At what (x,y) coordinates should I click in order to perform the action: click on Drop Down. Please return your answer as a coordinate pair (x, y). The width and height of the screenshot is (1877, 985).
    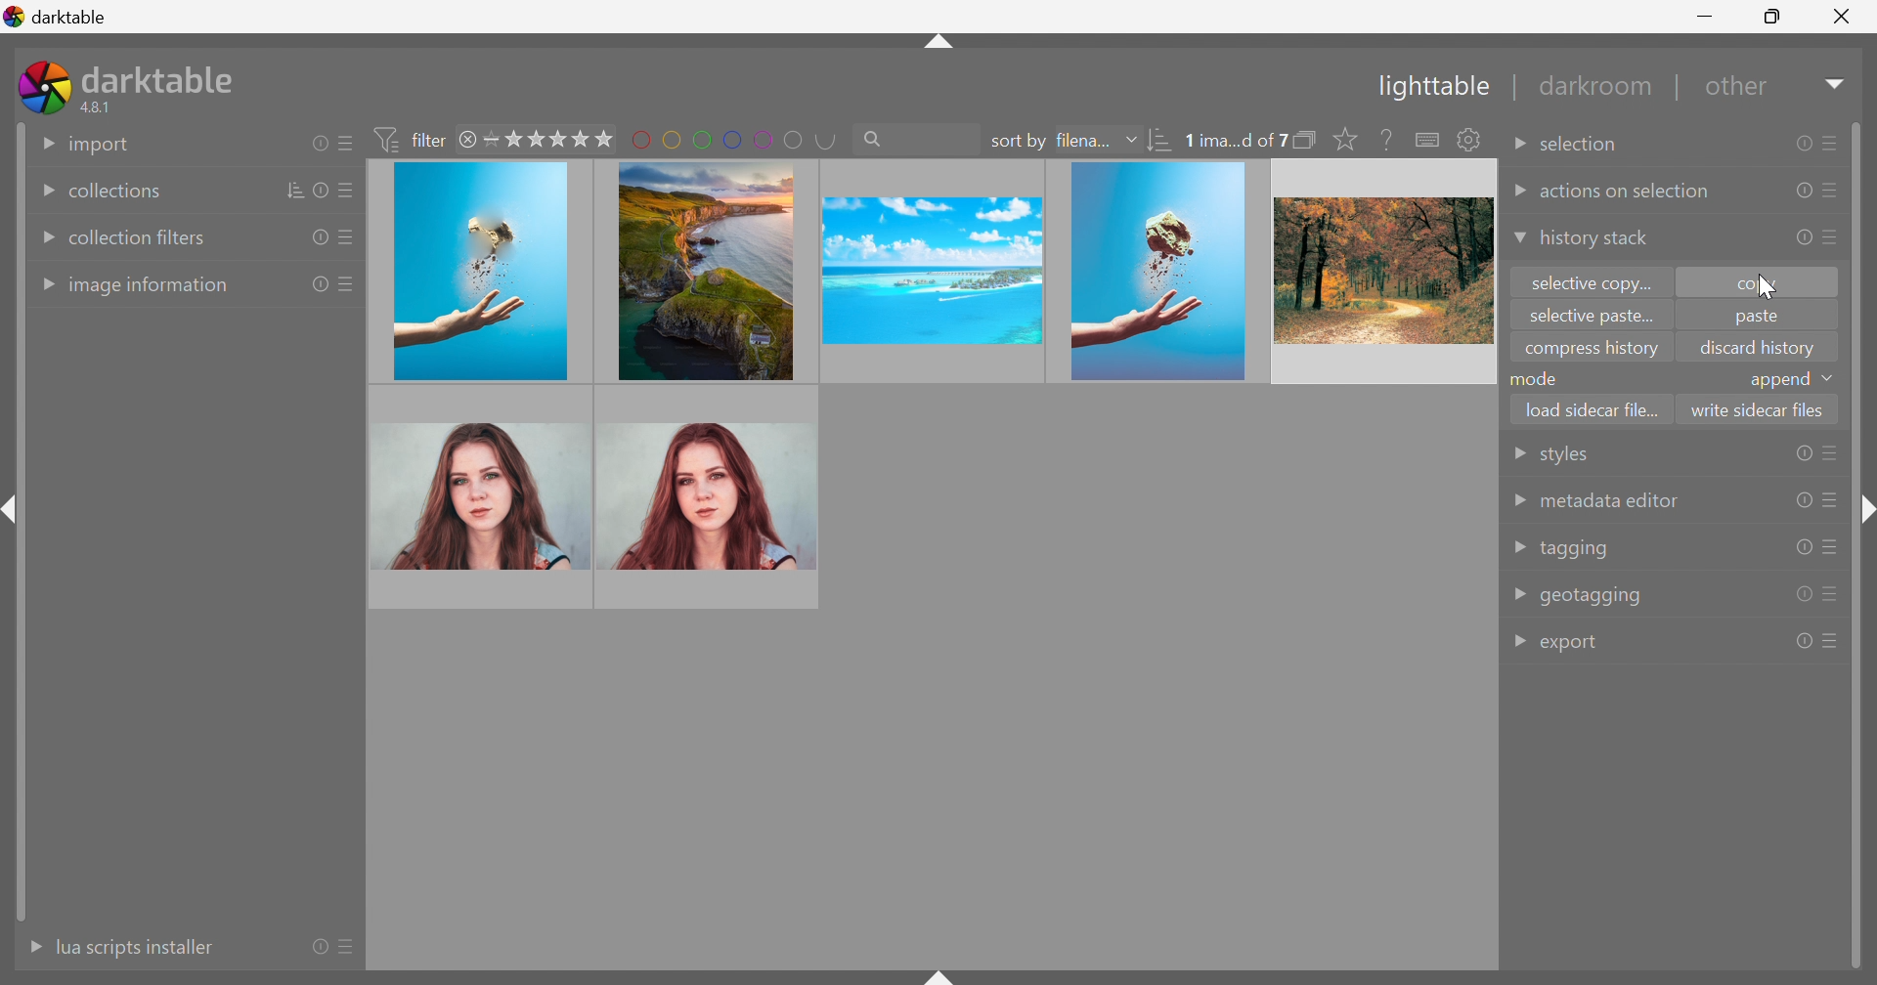
    Looking at the image, I should click on (1517, 191).